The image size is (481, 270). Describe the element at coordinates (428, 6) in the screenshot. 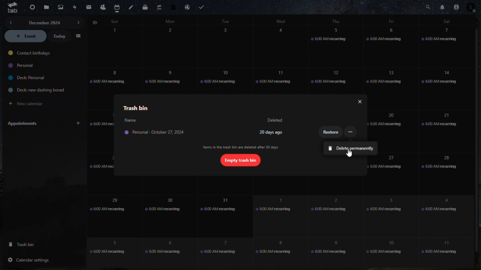

I see `Search` at that location.